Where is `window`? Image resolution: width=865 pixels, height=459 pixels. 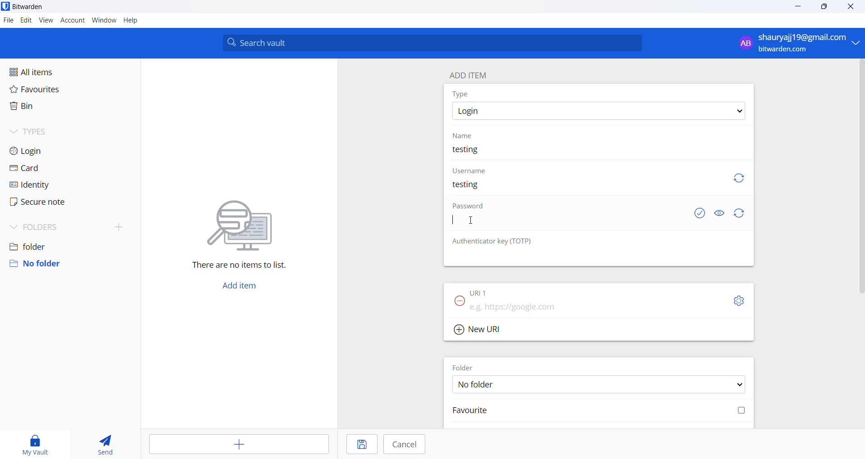
window is located at coordinates (104, 20).